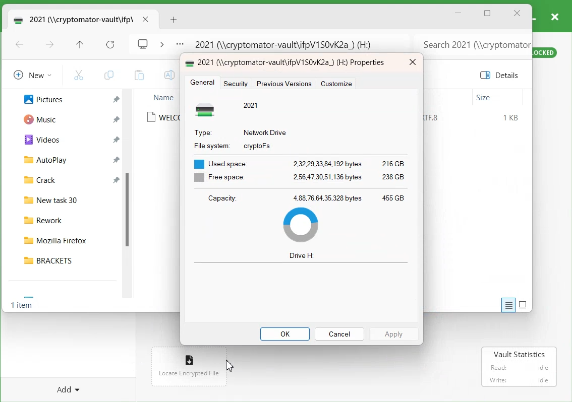  I want to click on Pin a file, so click(116, 119).